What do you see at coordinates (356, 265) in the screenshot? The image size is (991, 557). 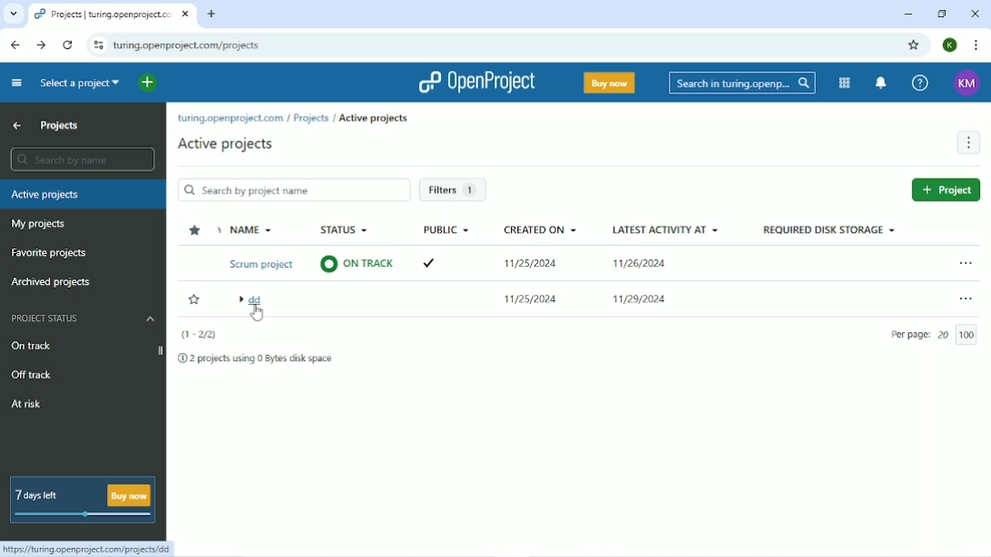 I see `on track` at bounding box center [356, 265].